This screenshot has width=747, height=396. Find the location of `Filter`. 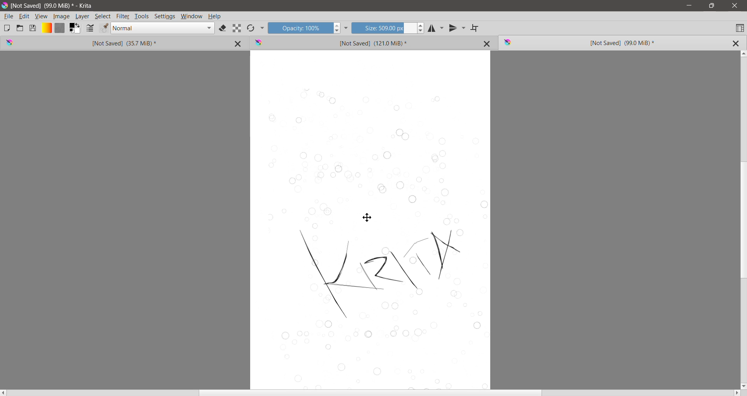

Filter is located at coordinates (123, 16).